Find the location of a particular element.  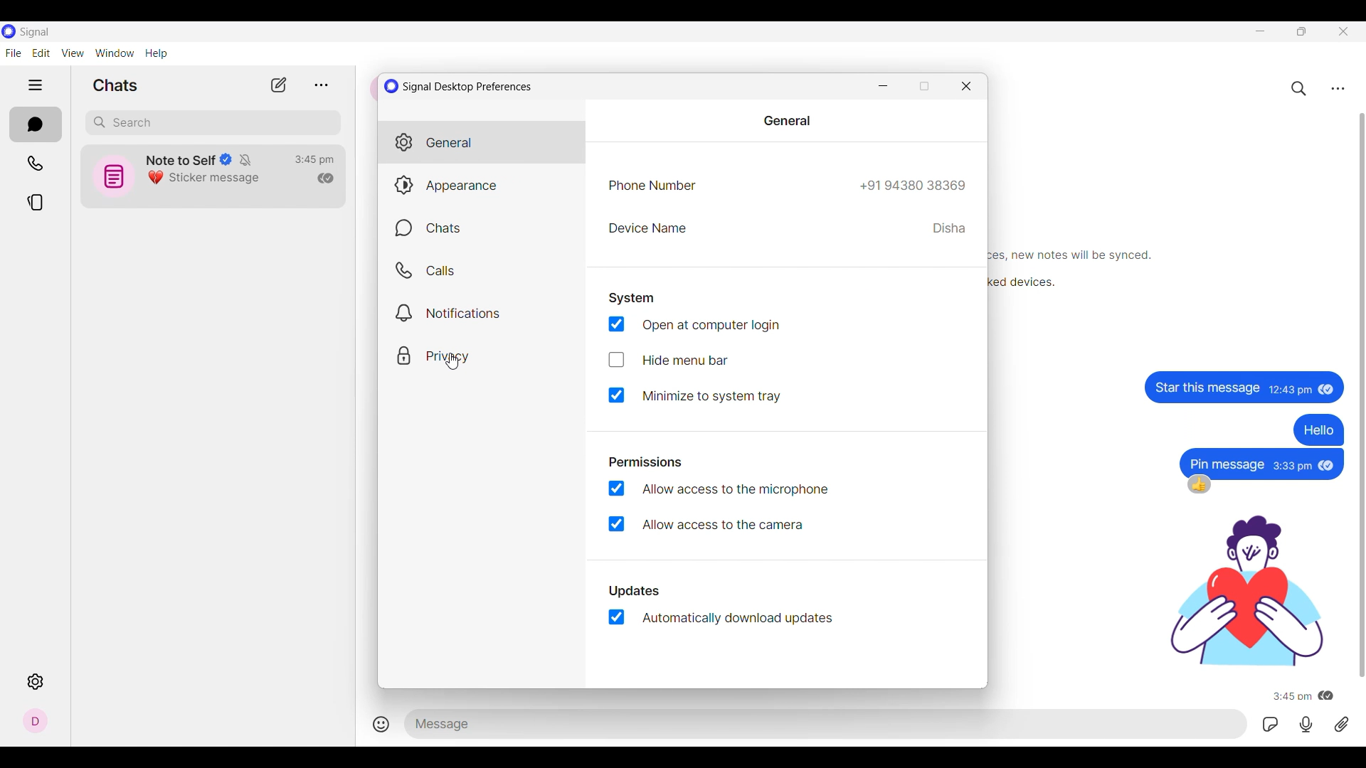

Time of  message is located at coordinates (1291, 696).